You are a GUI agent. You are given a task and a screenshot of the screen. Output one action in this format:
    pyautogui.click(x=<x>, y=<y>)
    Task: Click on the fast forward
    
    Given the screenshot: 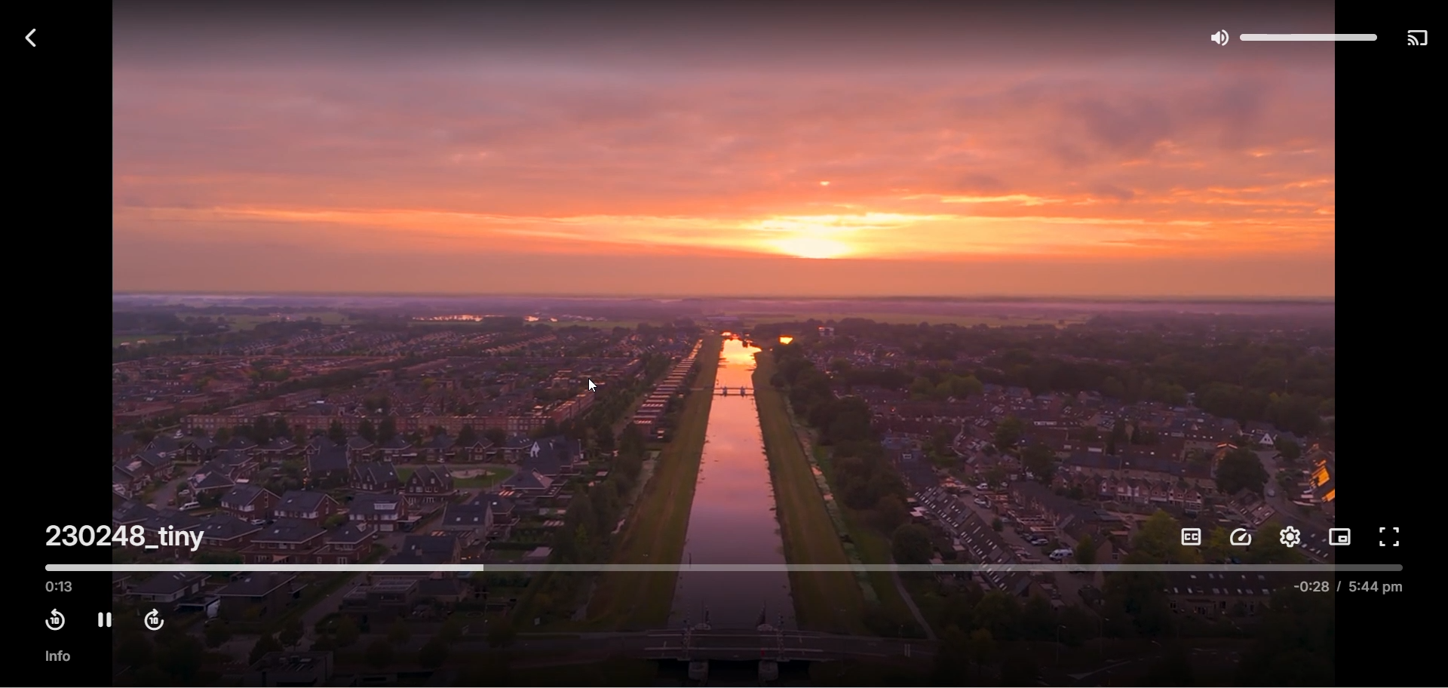 What is the action you would take?
    pyautogui.click(x=158, y=622)
    